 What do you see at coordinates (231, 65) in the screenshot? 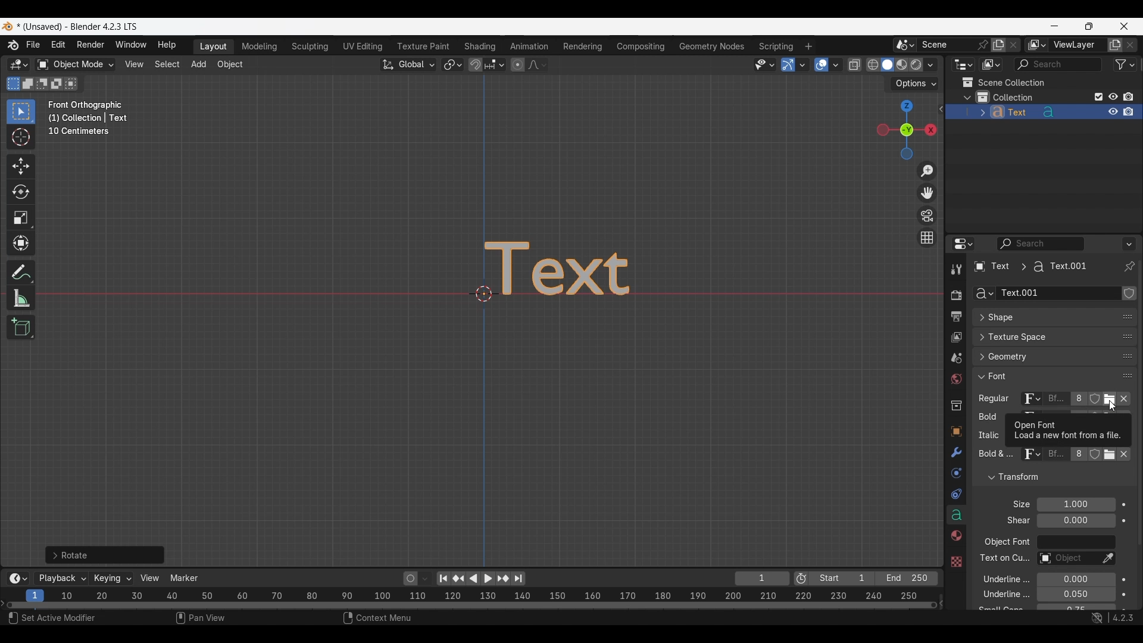
I see `Object menu` at bounding box center [231, 65].